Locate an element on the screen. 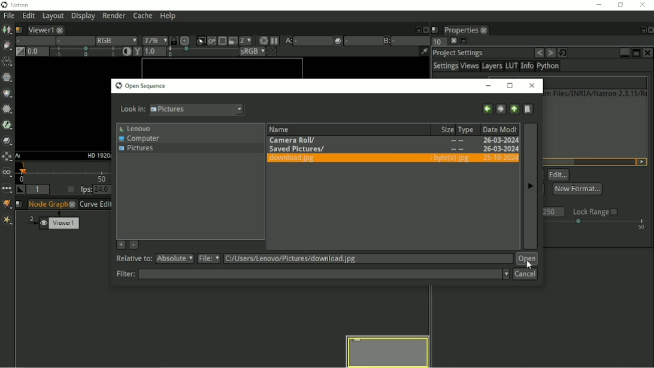  Time is located at coordinates (6, 61).